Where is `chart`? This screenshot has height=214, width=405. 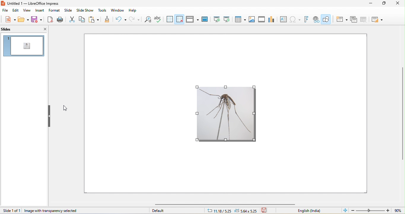
chart is located at coordinates (271, 20).